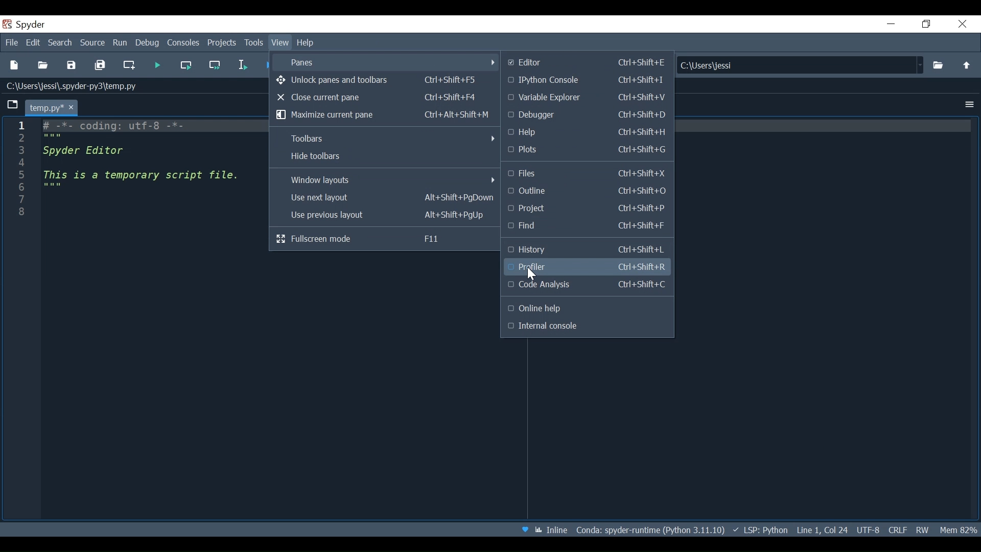 The image size is (981, 552). What do you see at coordinates (186, 65) in the screenshot?
I see `Run current cell ` at bounding box center [186, 65].